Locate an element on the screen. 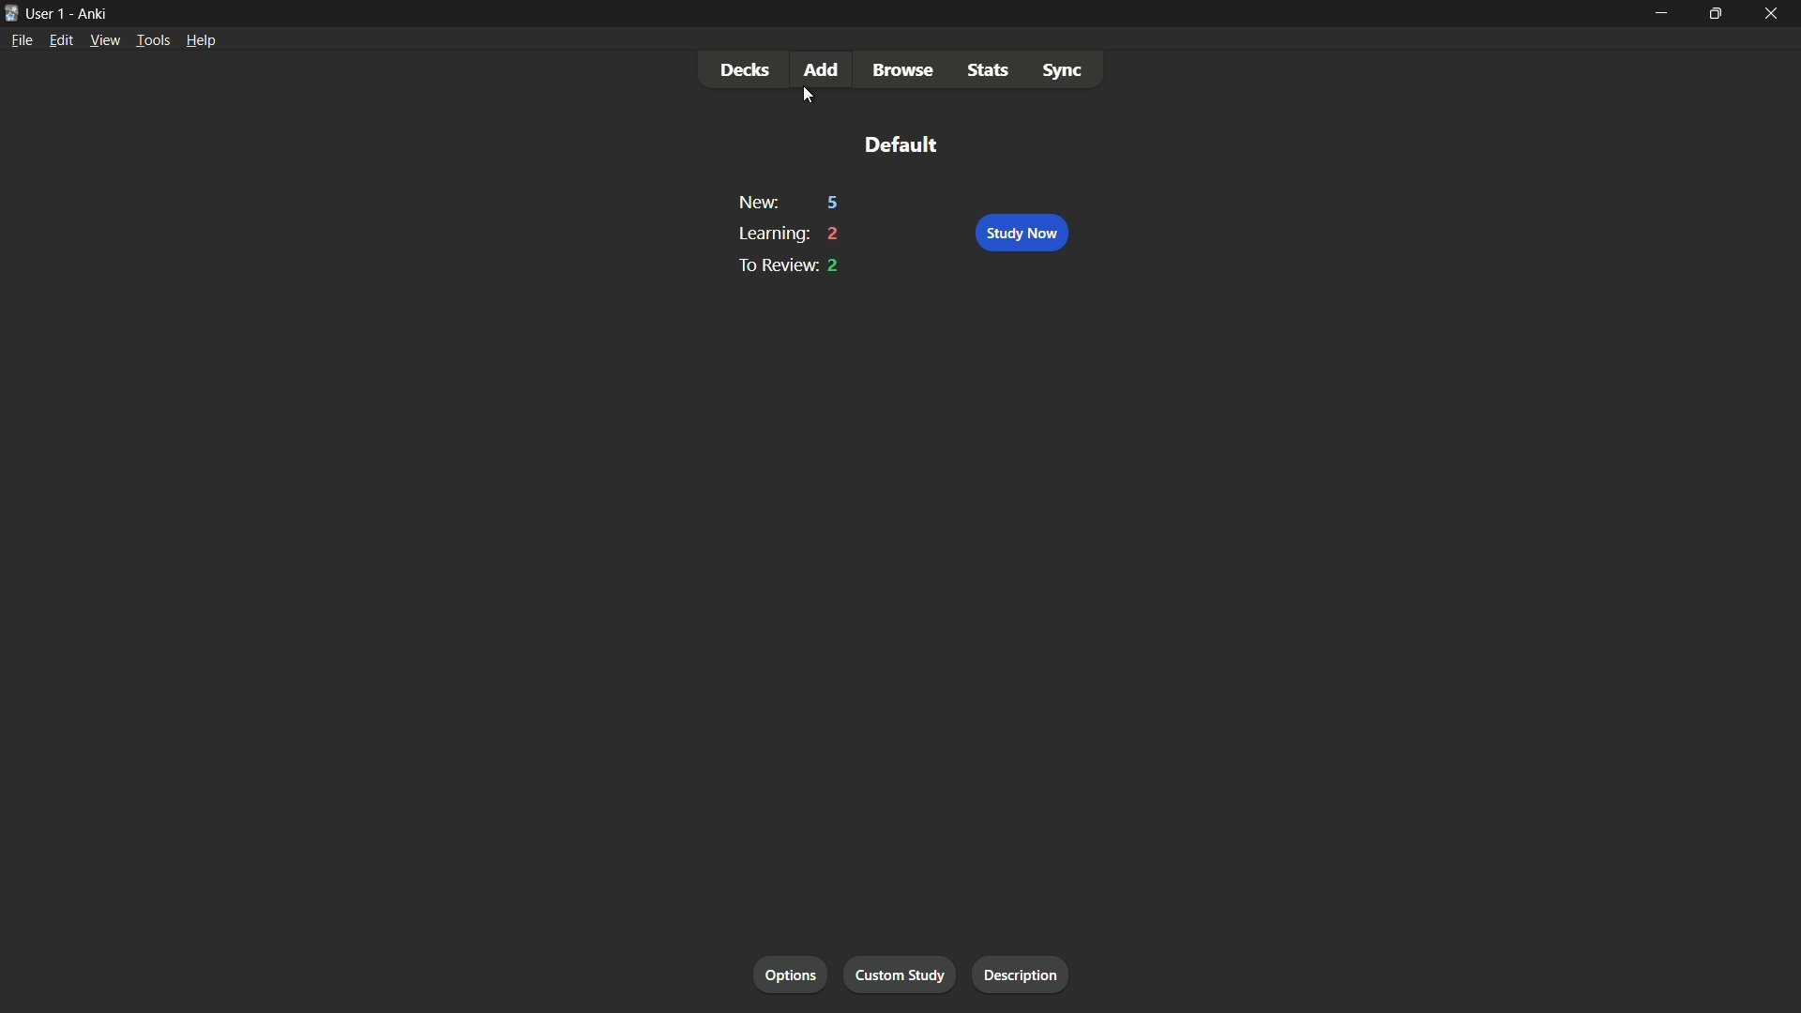 The height and width of the screenshot is (1013, 1801). to review is located at coordinates (773, 265).